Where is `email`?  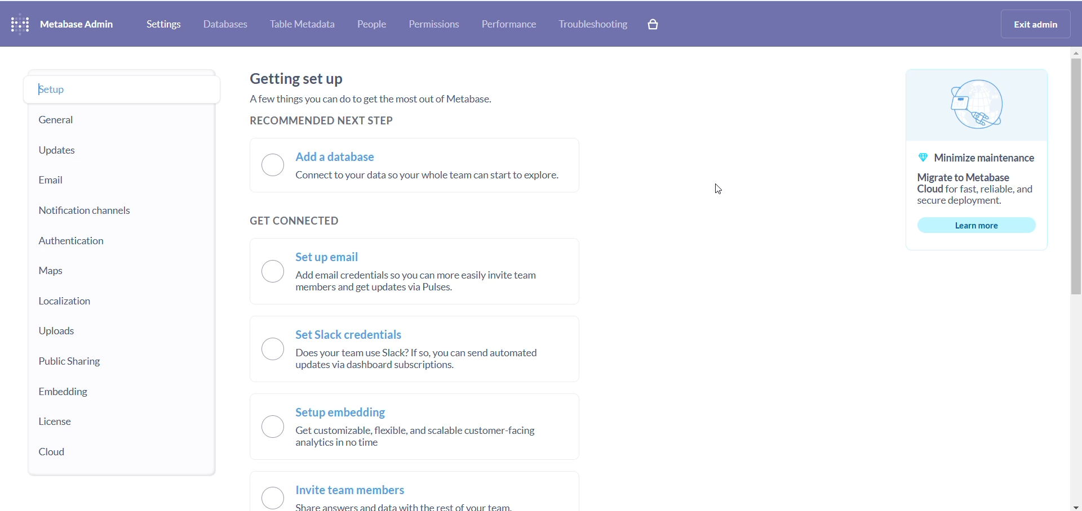
email is located at coordinates (57, 179).